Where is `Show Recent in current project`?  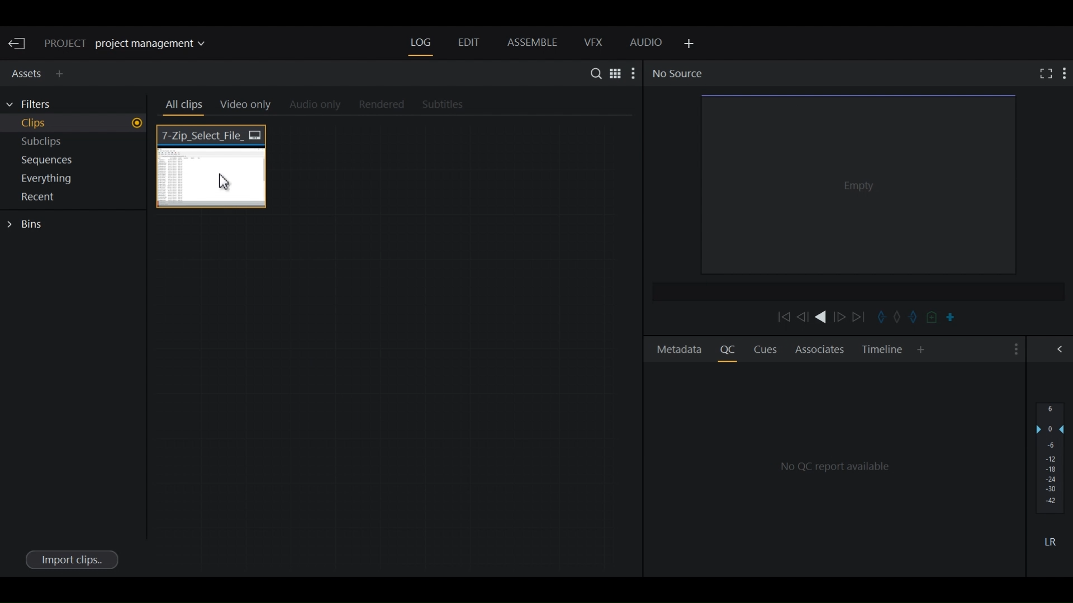 Show Recent in current project is located at coordinates (75, 198).